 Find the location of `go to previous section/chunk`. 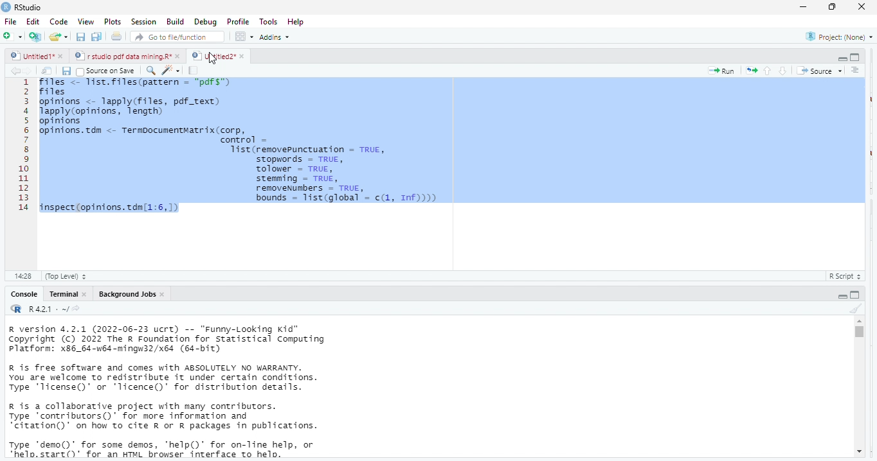

go to previous section/chunk is located at coordinates (766, 71).